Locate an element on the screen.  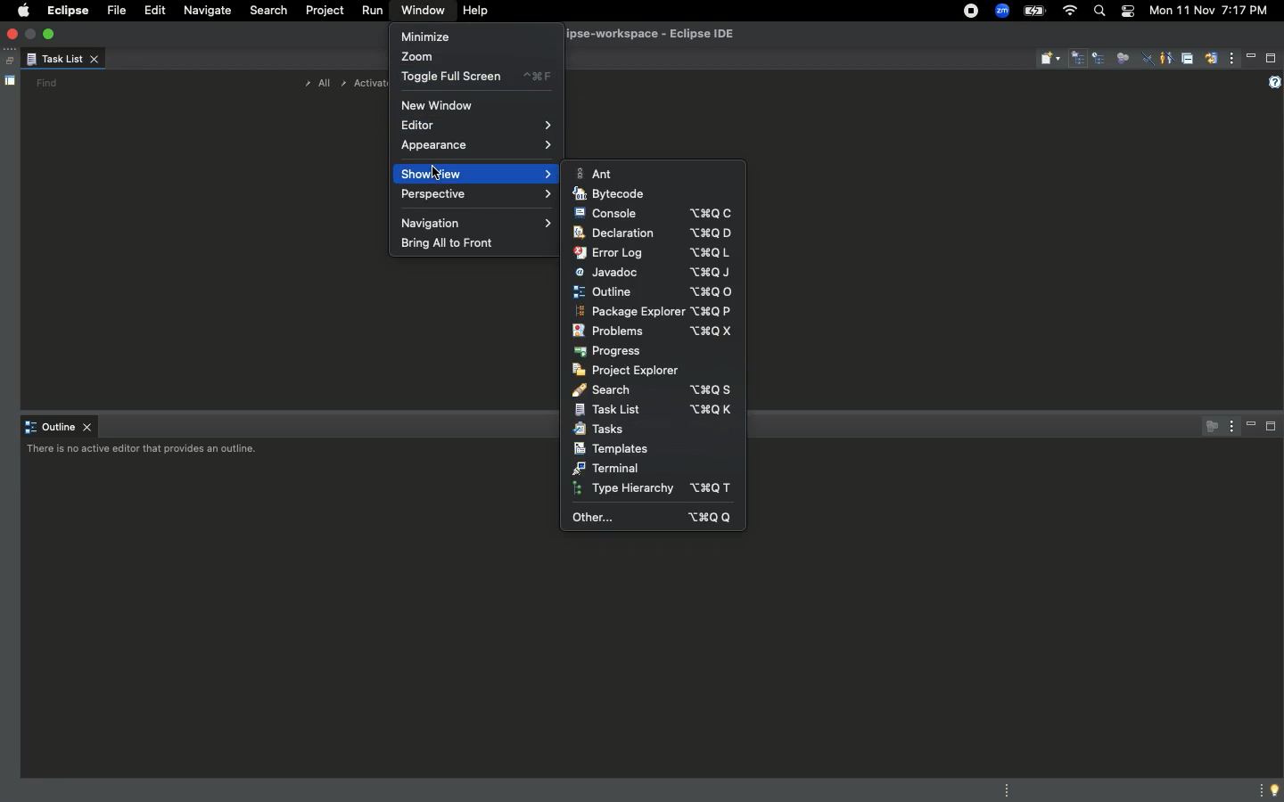
Recording is located at coordinates (970, 12).